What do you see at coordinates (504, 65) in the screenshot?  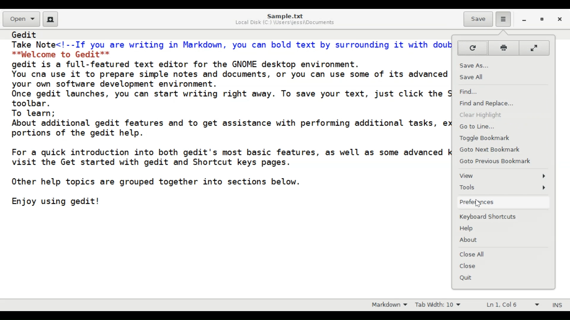 I see `Save As` at bounding box center [504, 65].